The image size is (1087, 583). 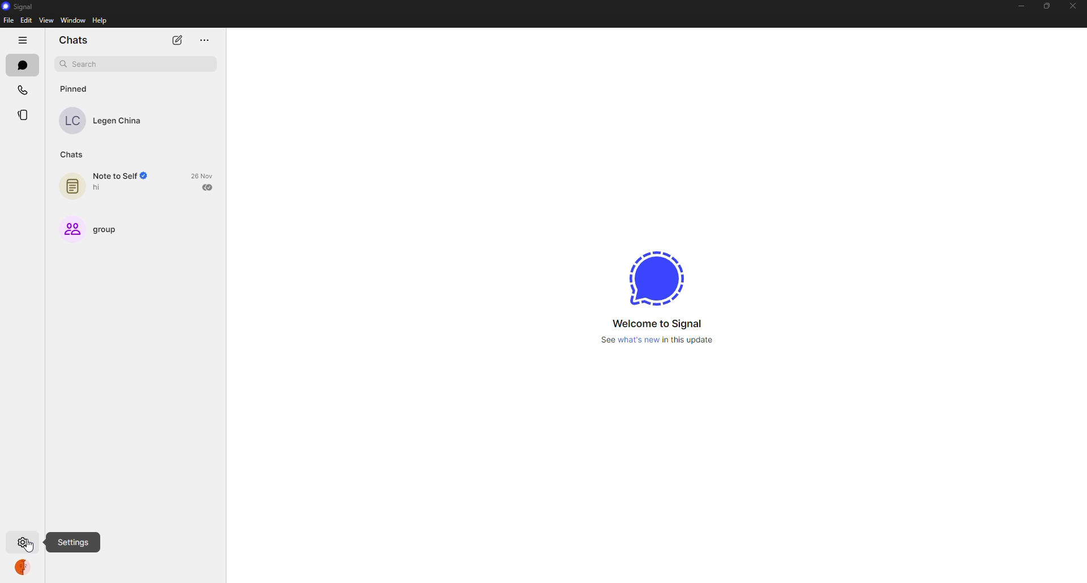 I want to click on pinned, so click(x=74, y=88).